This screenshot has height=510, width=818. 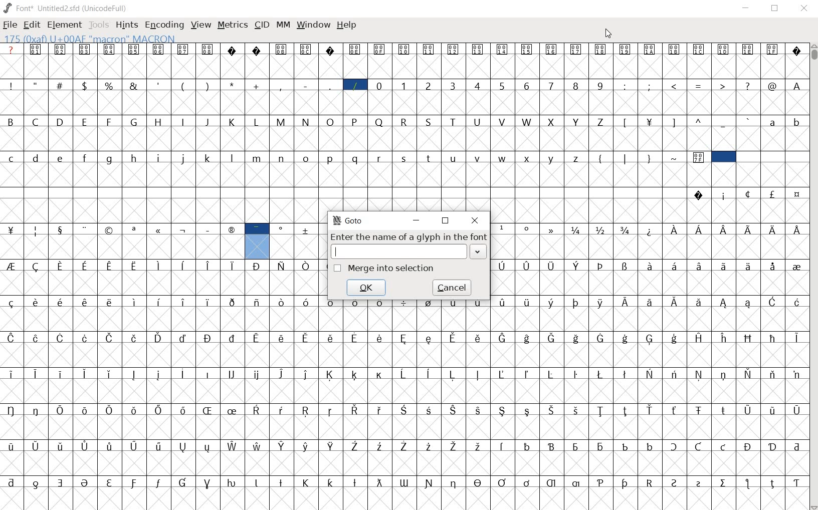 What do you see at coordinates (746, 205) in the screenshot?
I see `special characters` at bounding box center [746, 205].